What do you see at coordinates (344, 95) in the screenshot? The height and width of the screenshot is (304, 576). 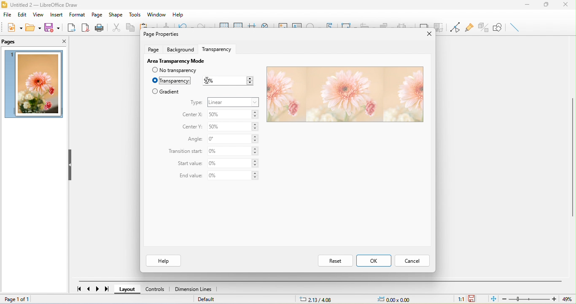 I see `image transparency` at bounding box center [344, 95].